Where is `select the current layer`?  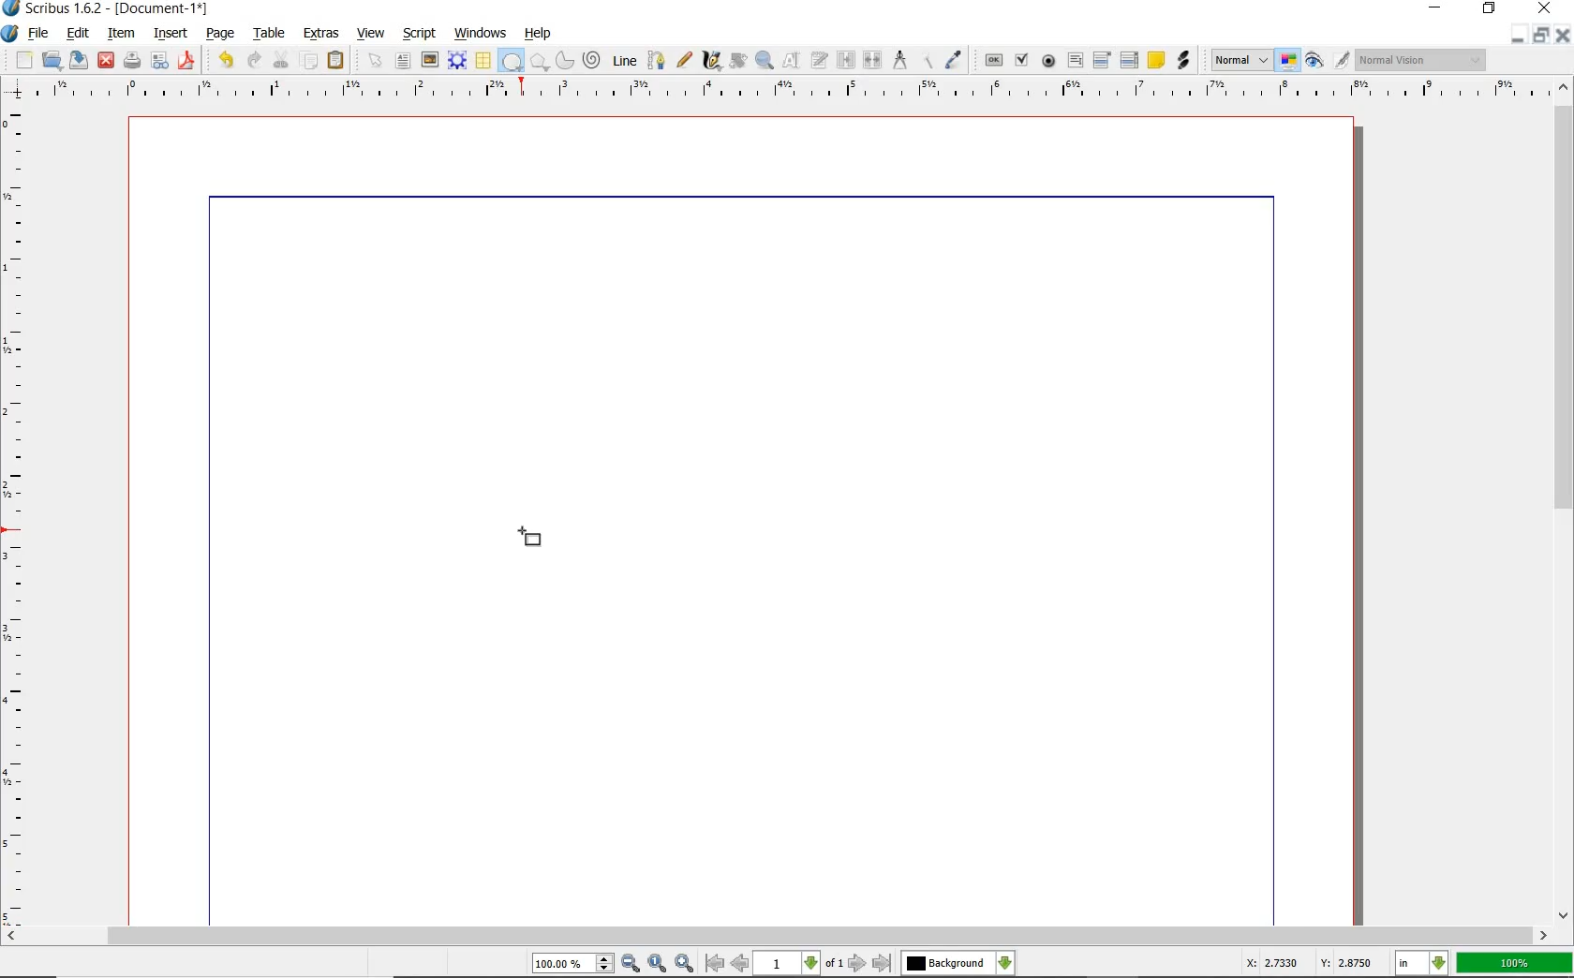
select the current layer is located at coordinates (1005, 963).